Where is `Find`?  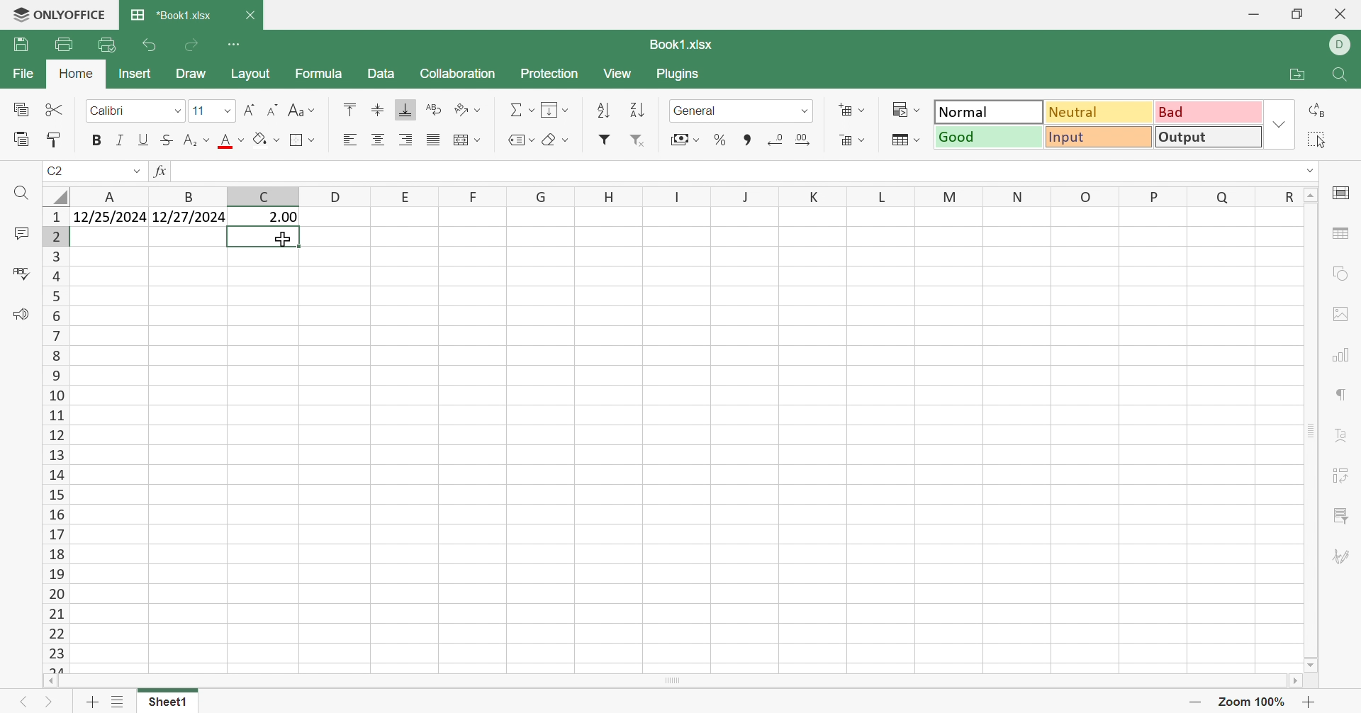 Find is located at coordinates (1341, 74).